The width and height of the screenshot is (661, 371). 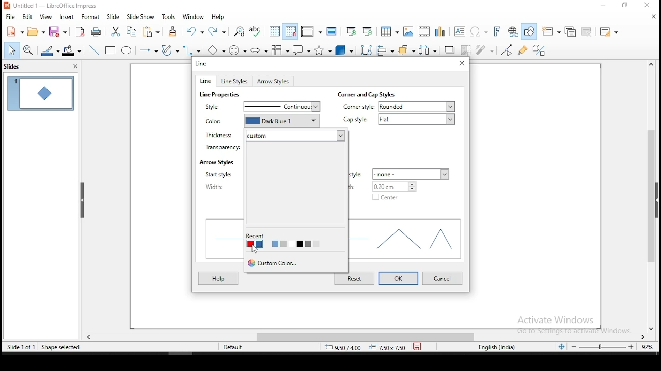 What do you see at coordinates (72, 51) in the screenshot?
I see `fill color` at bounding box center [72, 51].